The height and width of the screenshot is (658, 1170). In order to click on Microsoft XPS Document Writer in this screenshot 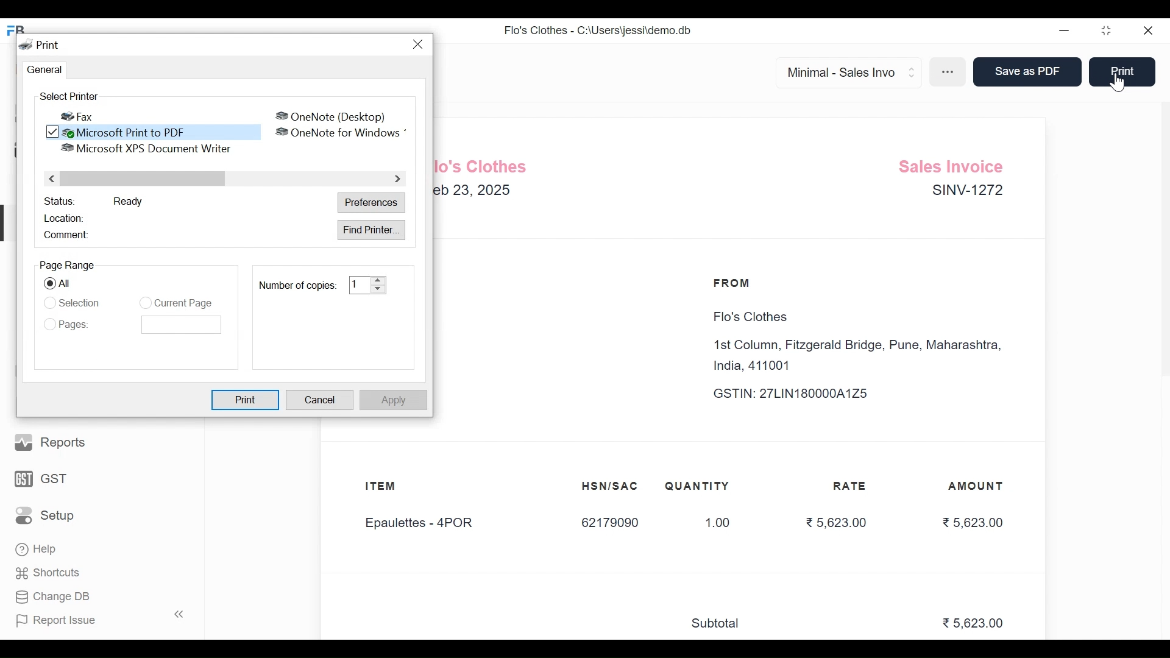, I will do `click(144, 149)`.